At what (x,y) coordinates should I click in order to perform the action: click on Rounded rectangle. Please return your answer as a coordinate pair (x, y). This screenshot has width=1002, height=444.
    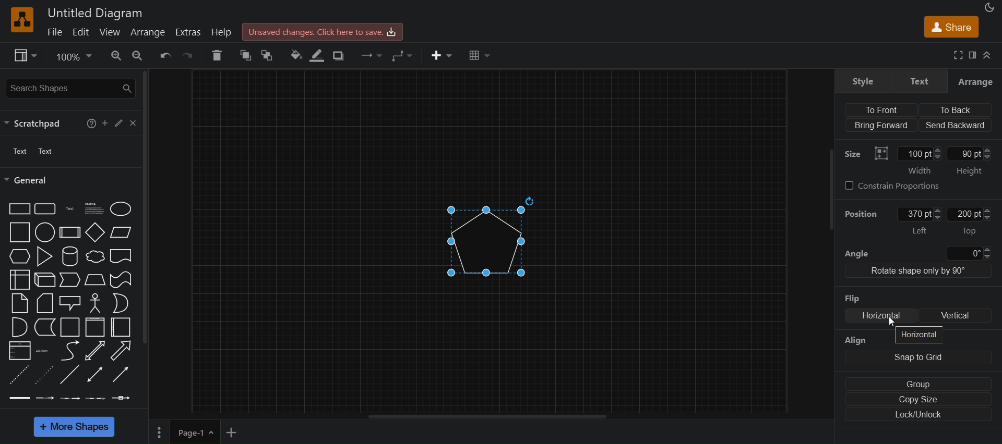
    Looking at the image, I should click on (45, 209).